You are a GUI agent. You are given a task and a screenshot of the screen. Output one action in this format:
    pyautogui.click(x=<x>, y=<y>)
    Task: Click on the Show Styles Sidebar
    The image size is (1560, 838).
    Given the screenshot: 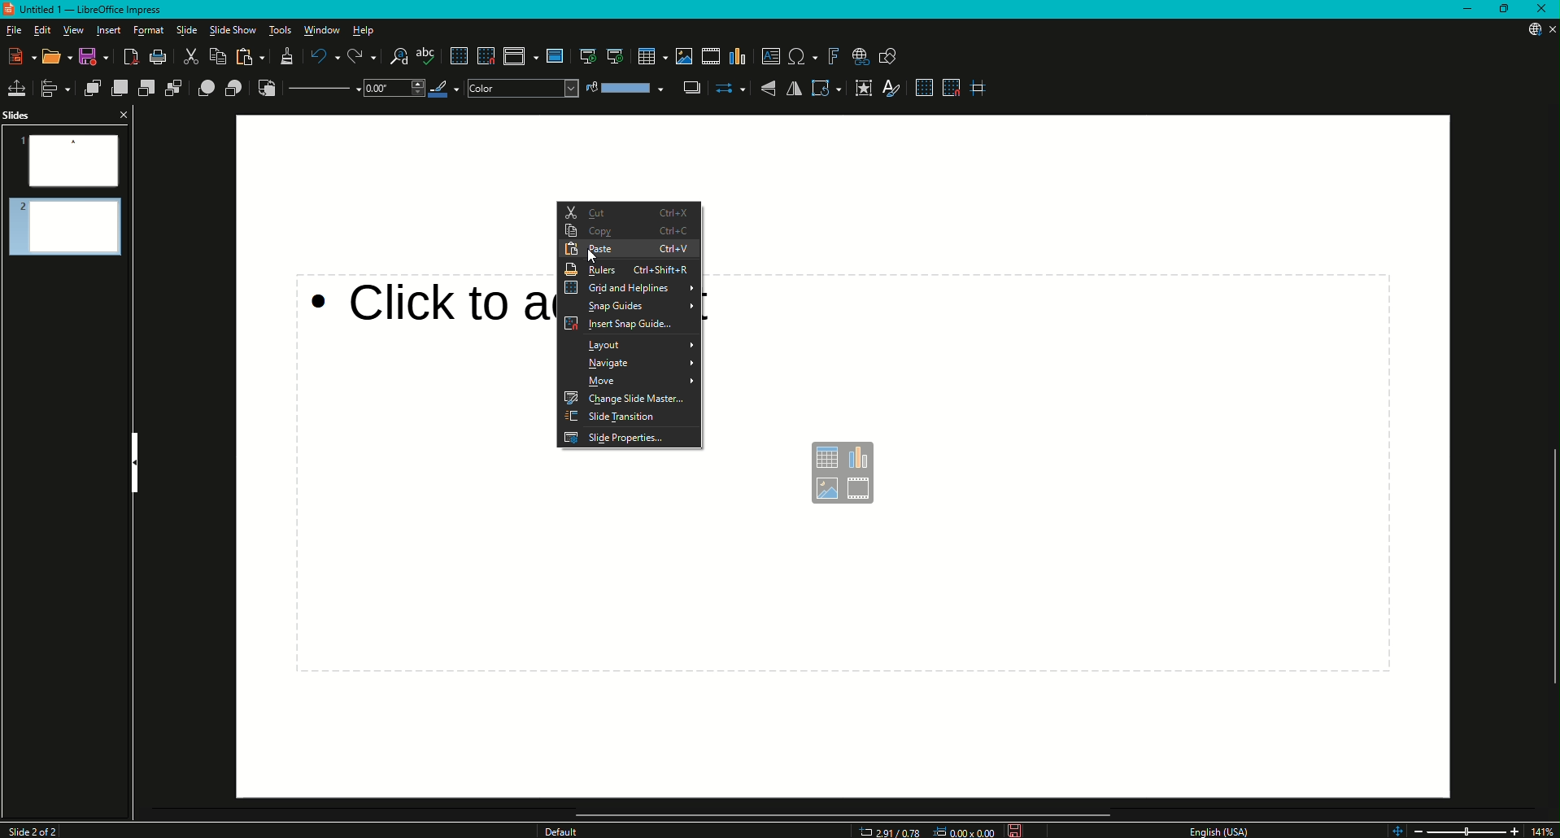 What is the action you would take?
    pyautogui.click(x=896, y=89)
    